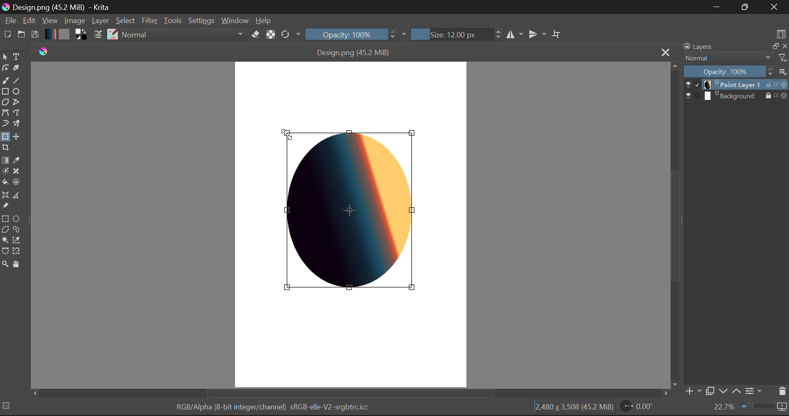  I want to click on Multibrush Tool, so click(16, 124).